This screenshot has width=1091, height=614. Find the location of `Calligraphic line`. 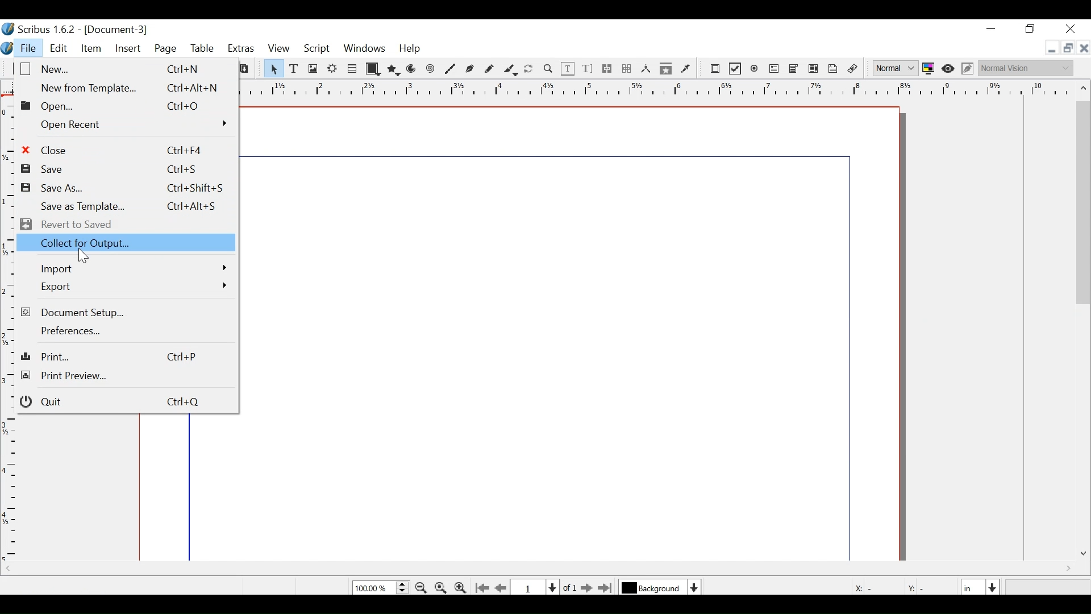

Calligraphic line is located at coordinates (511, 70).